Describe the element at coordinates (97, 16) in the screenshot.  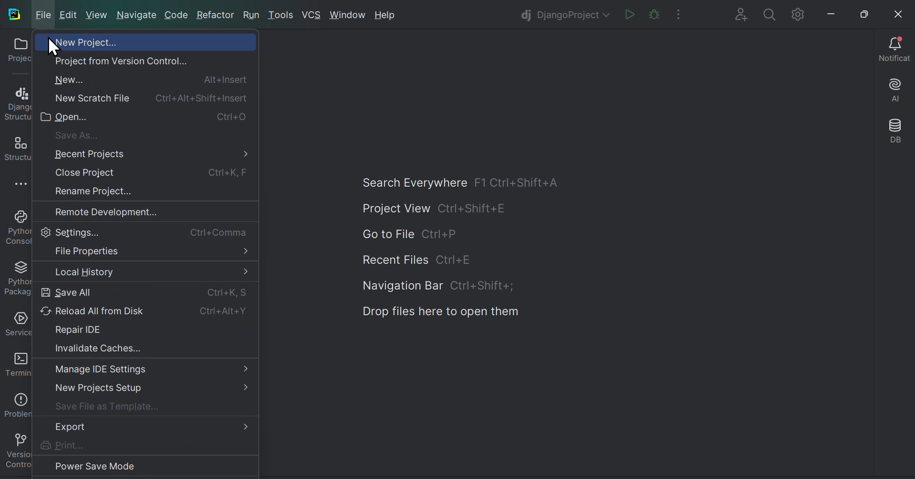
I see `New` at that location.